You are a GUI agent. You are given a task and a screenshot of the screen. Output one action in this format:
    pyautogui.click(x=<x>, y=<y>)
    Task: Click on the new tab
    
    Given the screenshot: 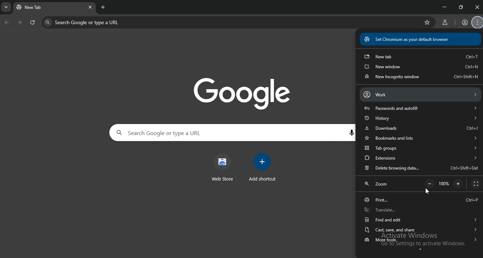 What is the action you would take?
    pyautogui.click(x=103, y=7)
    